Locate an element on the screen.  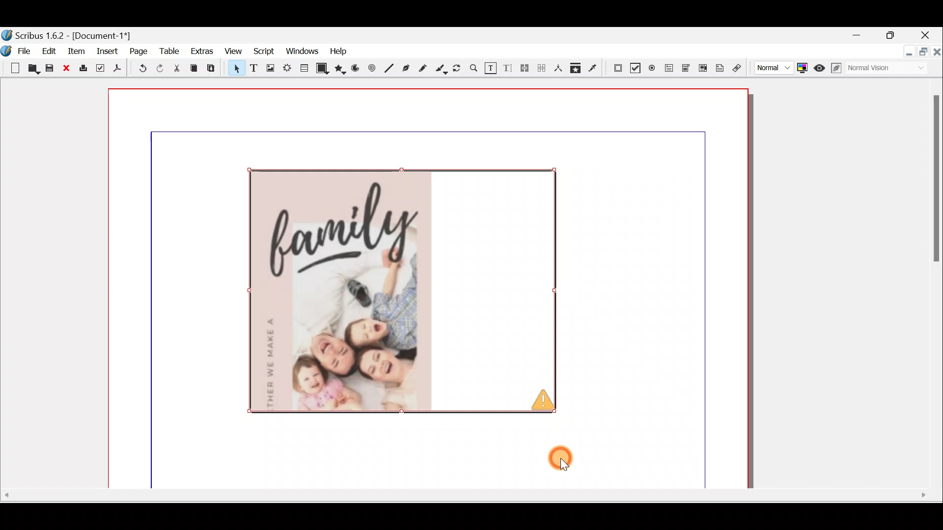
Cut is located at coordinates (176, 70).